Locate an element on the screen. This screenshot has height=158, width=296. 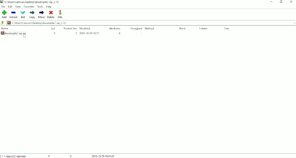
Logo is located at coordinates (2, 2).